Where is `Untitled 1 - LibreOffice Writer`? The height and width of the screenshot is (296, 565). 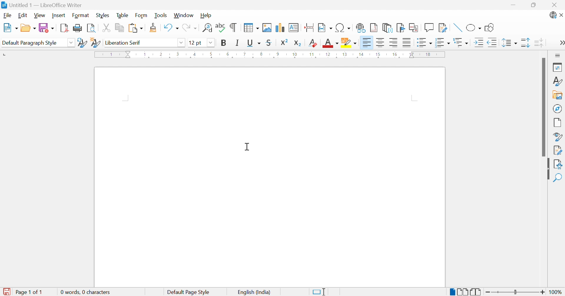 Untitled 1 - LibreOffice Writer is located at coordinates (41, 5).